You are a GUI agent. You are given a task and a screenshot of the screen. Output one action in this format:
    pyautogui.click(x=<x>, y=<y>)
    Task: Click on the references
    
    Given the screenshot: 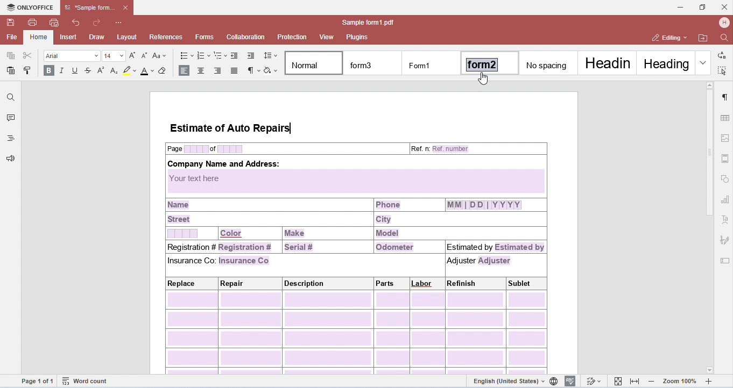 What is the action you would take?
    pyautogui.click(x=167, y=37)
    